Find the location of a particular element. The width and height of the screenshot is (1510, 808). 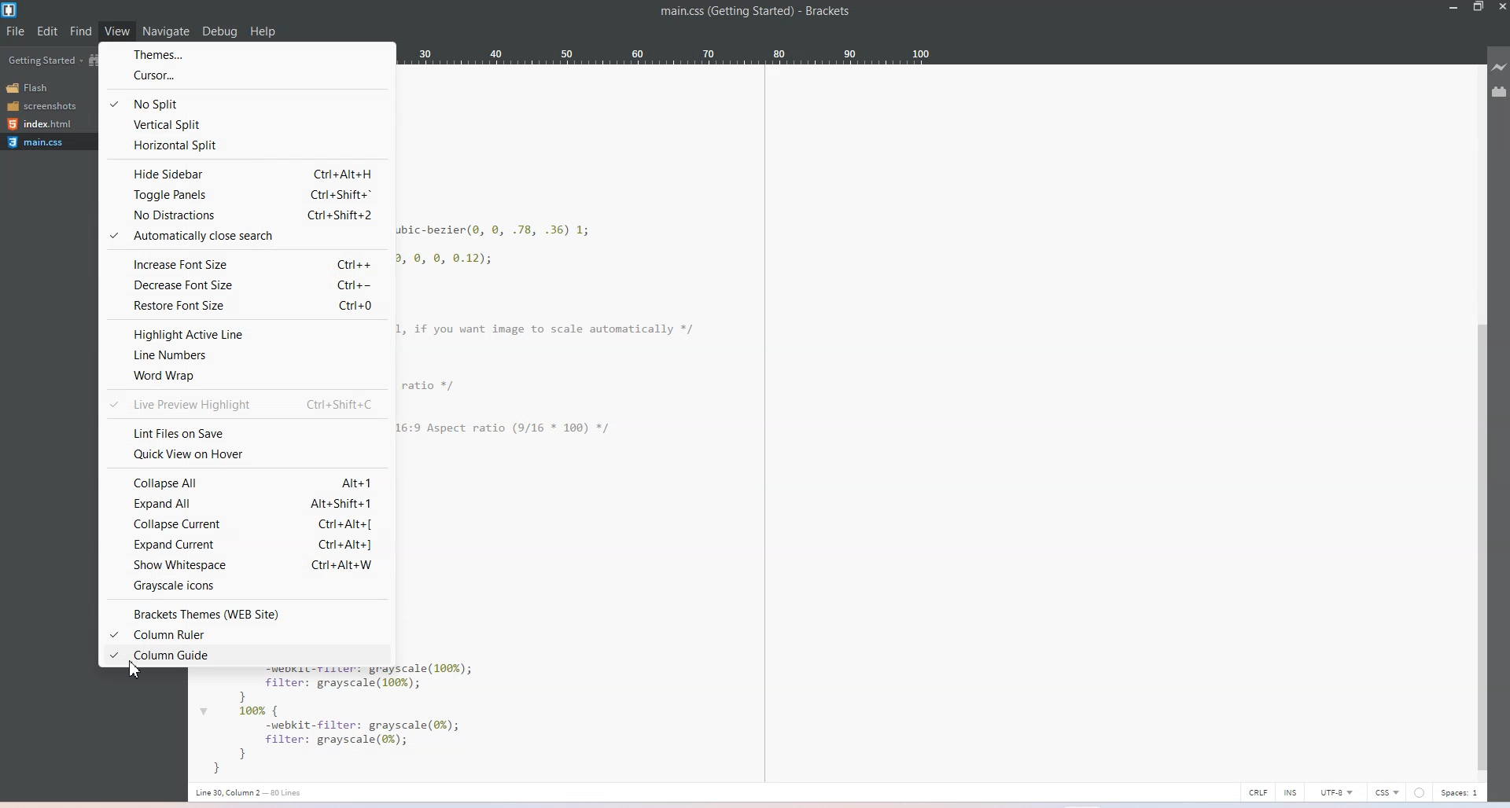

No split is located at coordinates (247, 103).